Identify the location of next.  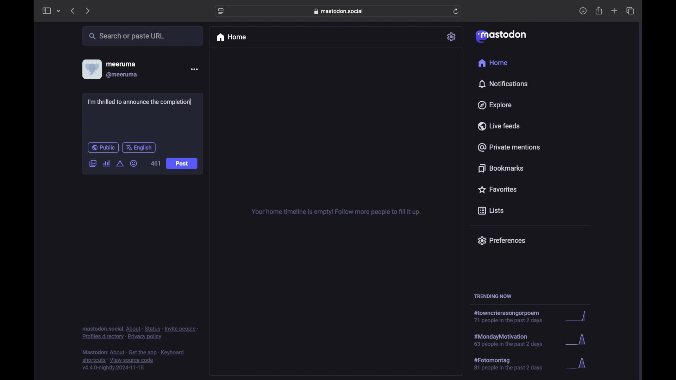
(87, 11).